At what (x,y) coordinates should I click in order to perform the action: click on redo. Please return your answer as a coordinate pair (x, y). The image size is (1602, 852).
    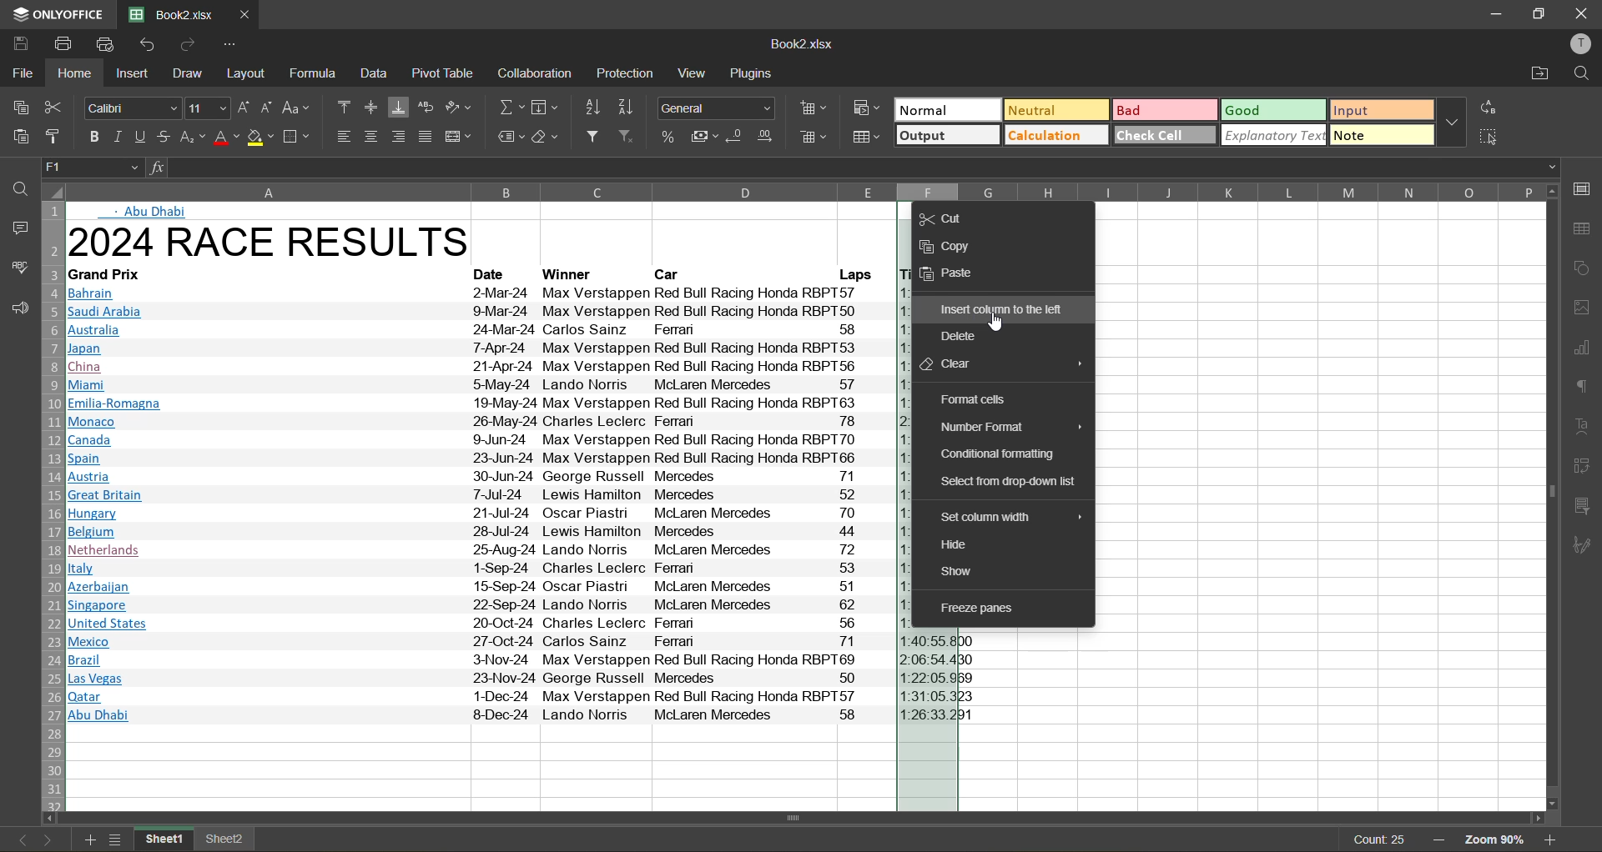
    Looking at the image, I should click on (189, 45).